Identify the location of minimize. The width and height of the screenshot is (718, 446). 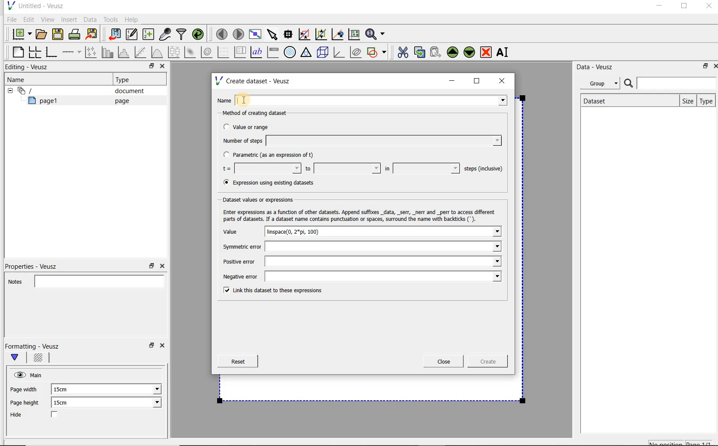
(452, 81).